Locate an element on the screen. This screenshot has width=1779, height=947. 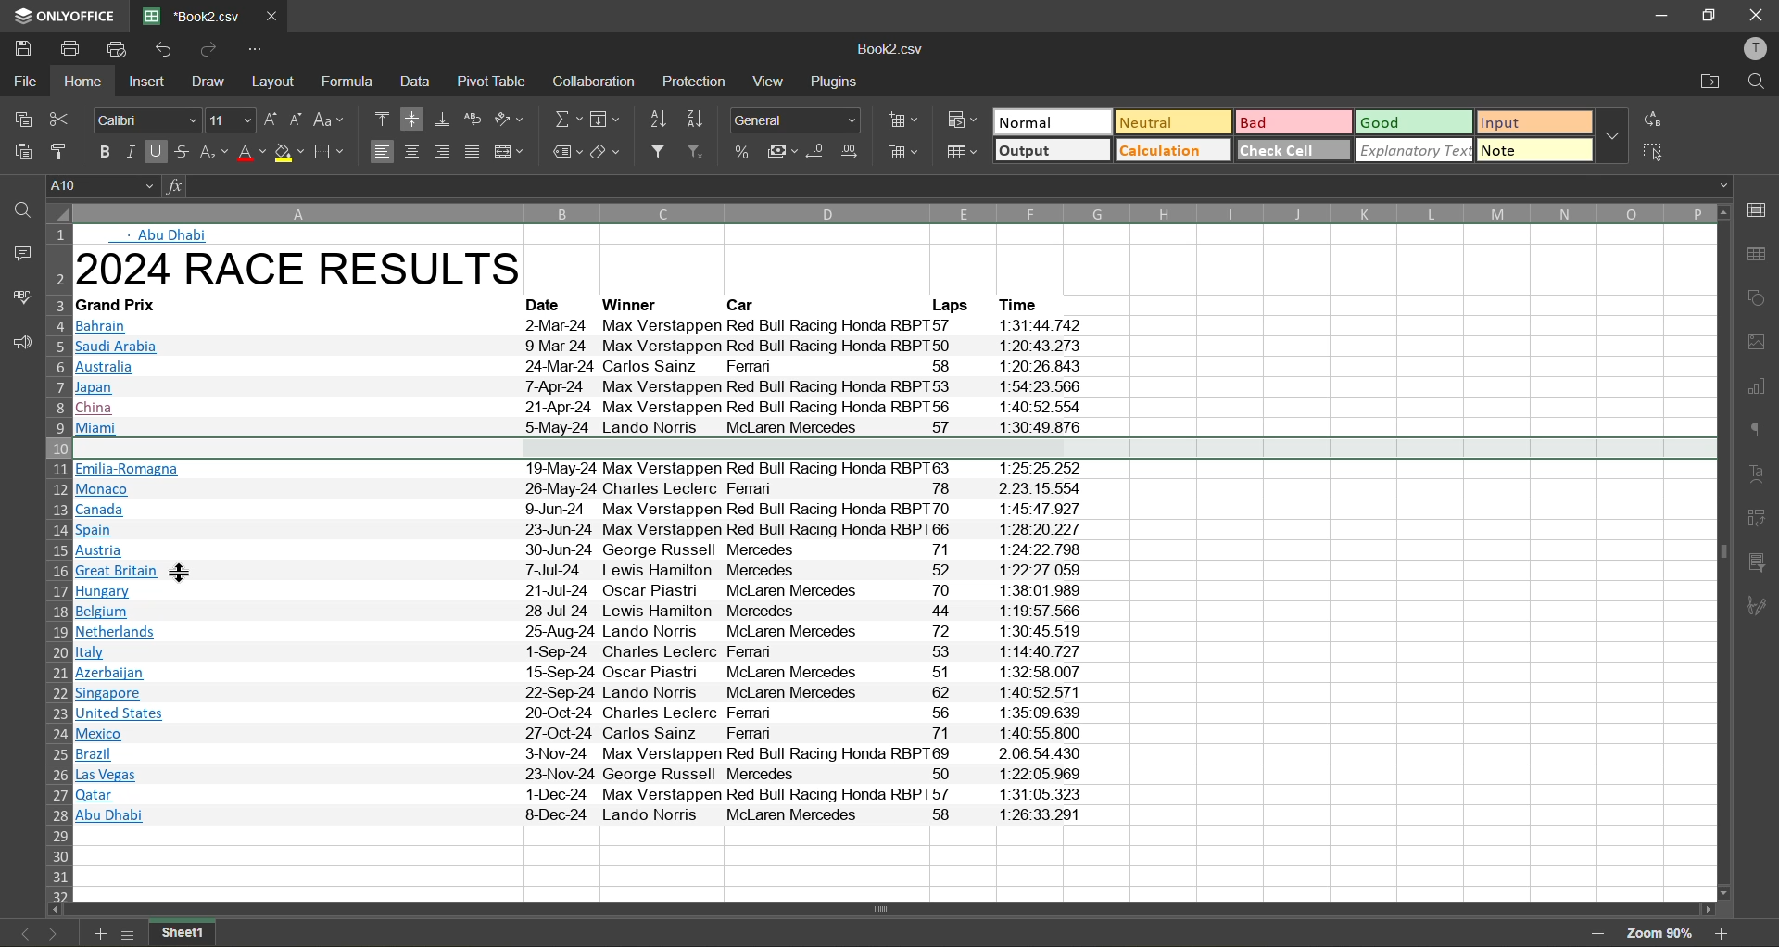
ll Mexico 27-Oct-24 Carlos Sainz Ferran 71 1:40:55.800 is located at coordinates (587, 736).